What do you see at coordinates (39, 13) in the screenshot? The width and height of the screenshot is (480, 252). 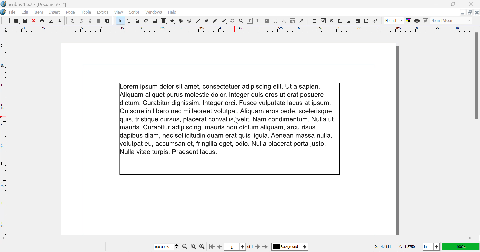 I see `Item` at bounding box center [39, 13].